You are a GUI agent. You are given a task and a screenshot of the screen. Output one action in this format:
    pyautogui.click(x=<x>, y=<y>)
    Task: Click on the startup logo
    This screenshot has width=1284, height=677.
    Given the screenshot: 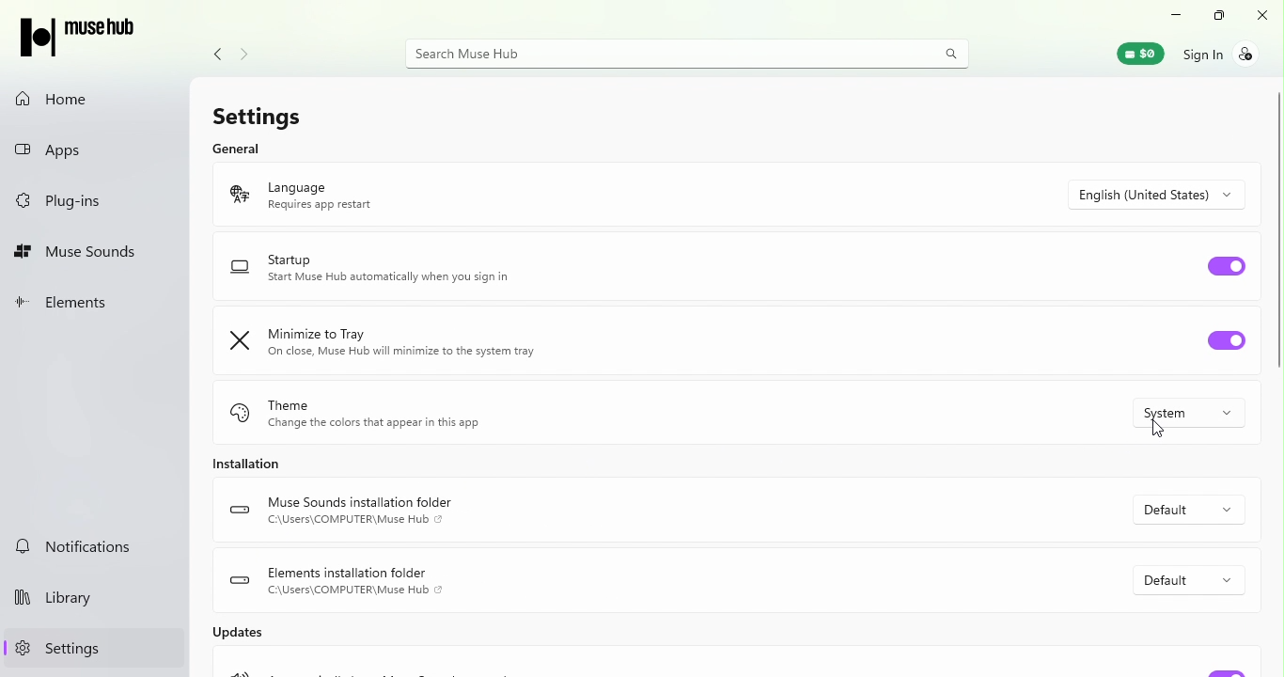 What is the action you would take?
    pyautogui.click(x=241, y=270)
    